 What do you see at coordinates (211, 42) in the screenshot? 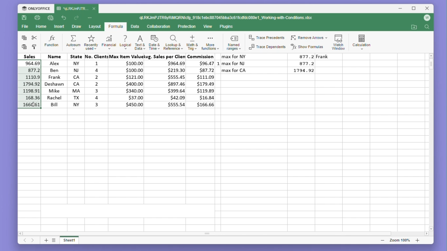
I see `More functions` at bounding box center [211, 42].